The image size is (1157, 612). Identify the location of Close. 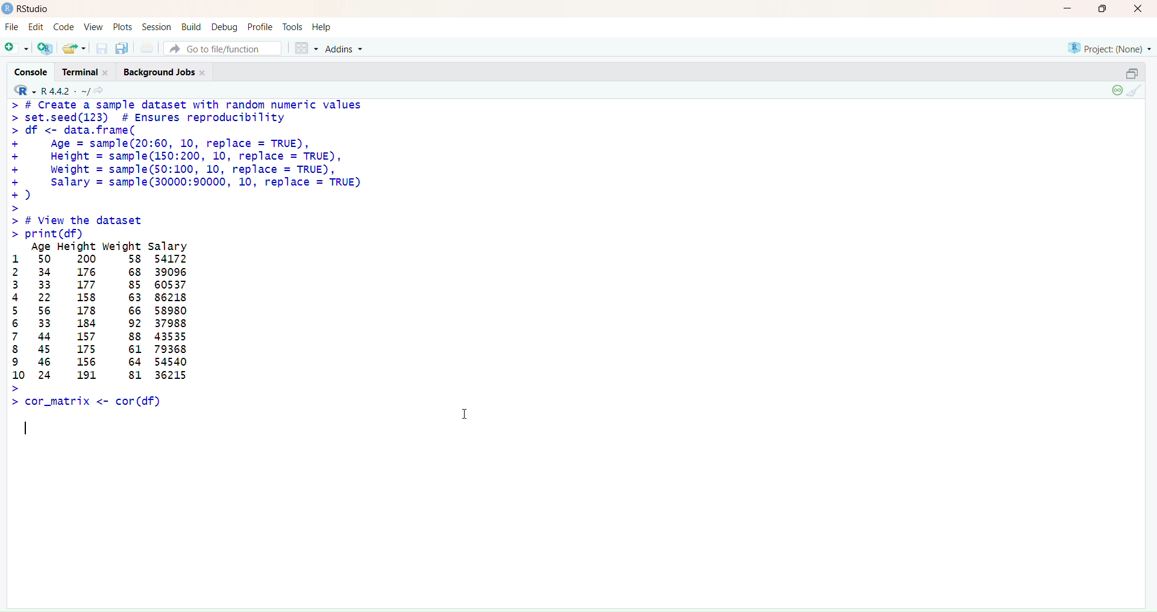
(1137, 10).